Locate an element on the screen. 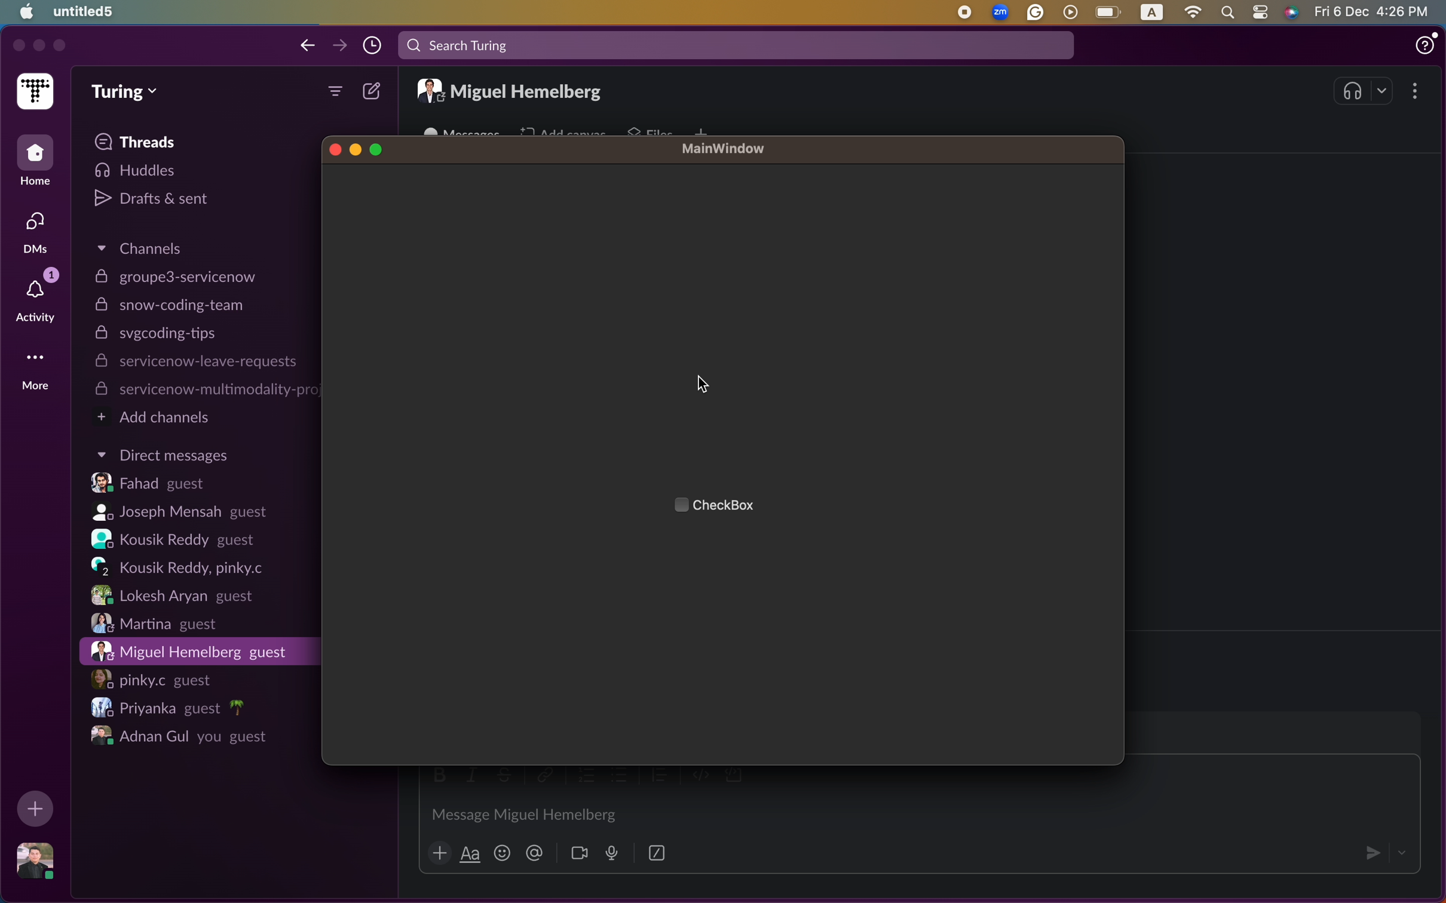 The width and height of the screenshot is (1446, 903). edit is located at coordinates (373, 91).